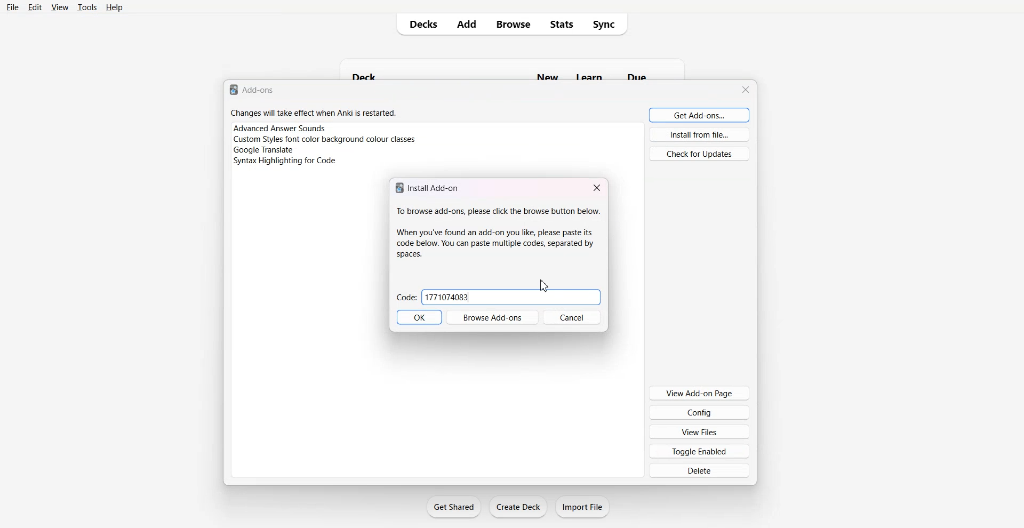 The width and height of the screenshot is (1024, 528). I want to click on Toggle Enabled, so click(699, 451).